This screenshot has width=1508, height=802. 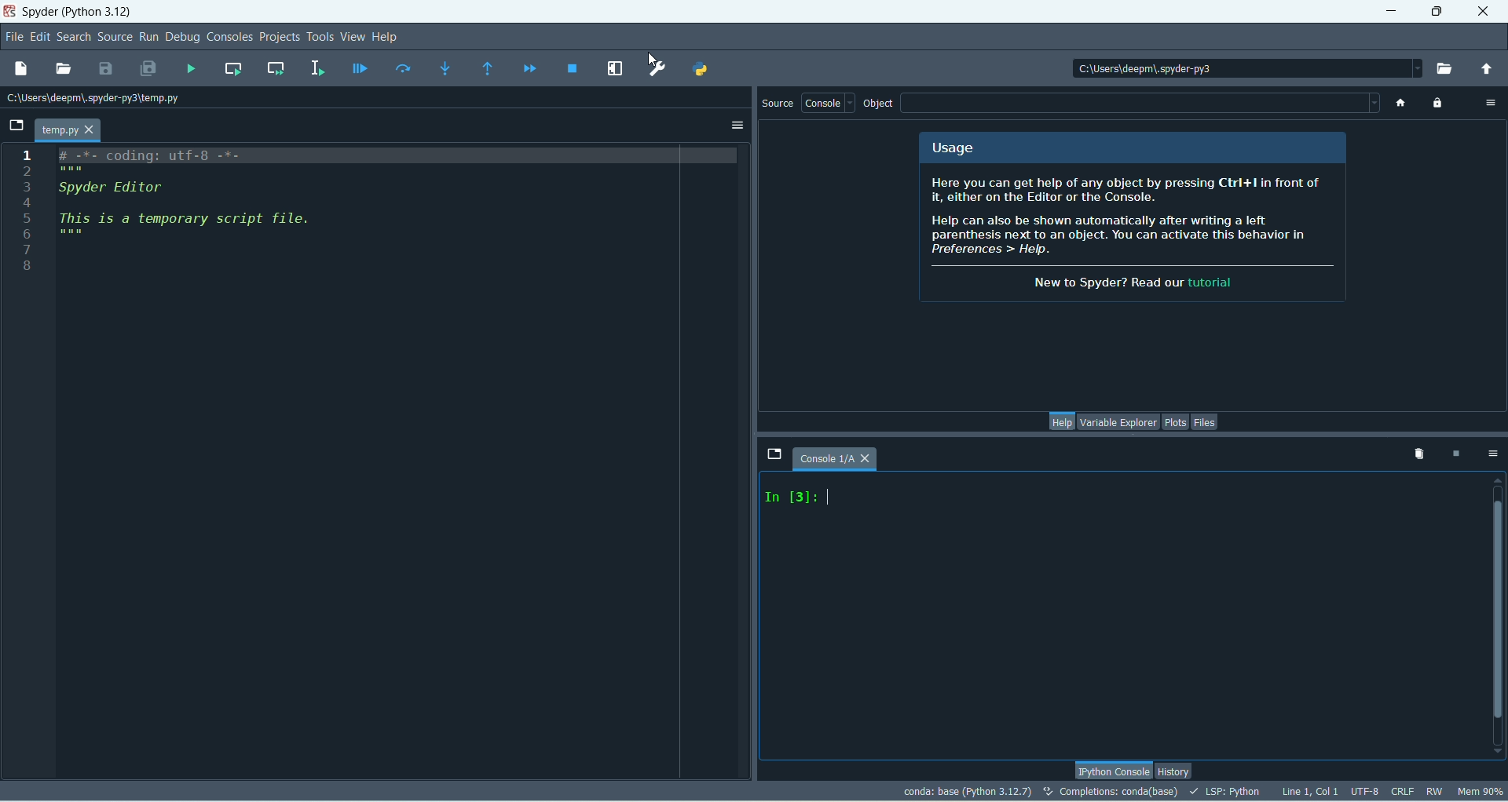 I want to click on options, so click(x=1492, y=452).